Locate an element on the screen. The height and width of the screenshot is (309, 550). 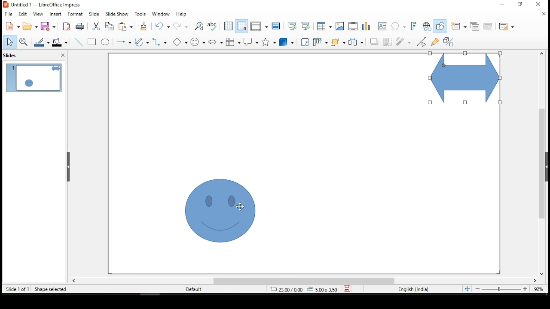
start from current slide is located at coordinates (306, 25).